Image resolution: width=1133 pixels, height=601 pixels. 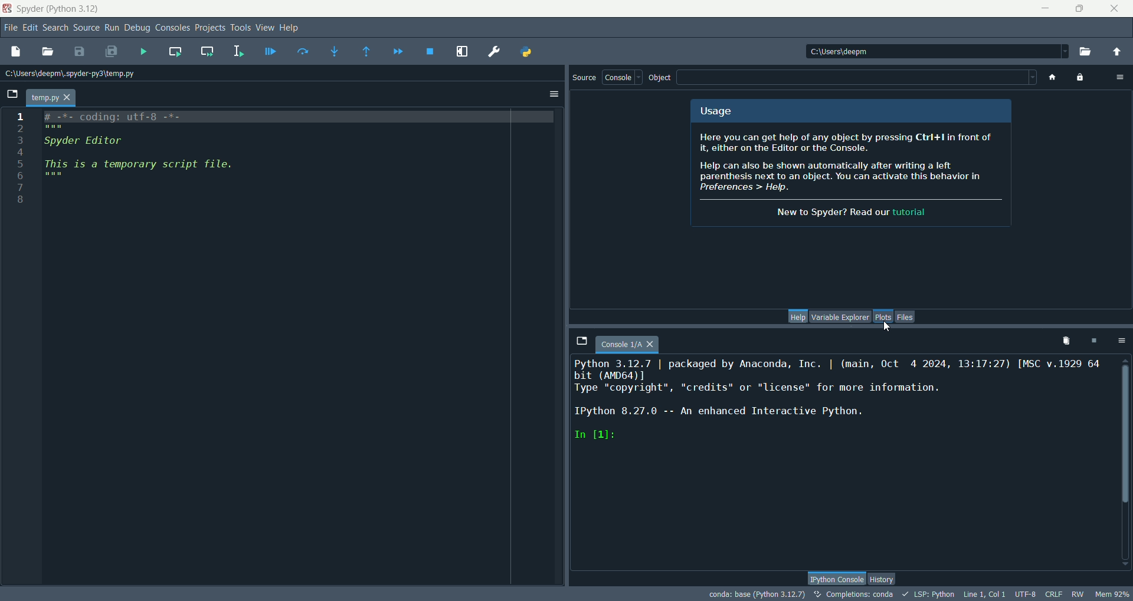 What do you see at coordinates (1079, 593) in the screenshot?
I see `RW` at bounding box center [1079, 593].